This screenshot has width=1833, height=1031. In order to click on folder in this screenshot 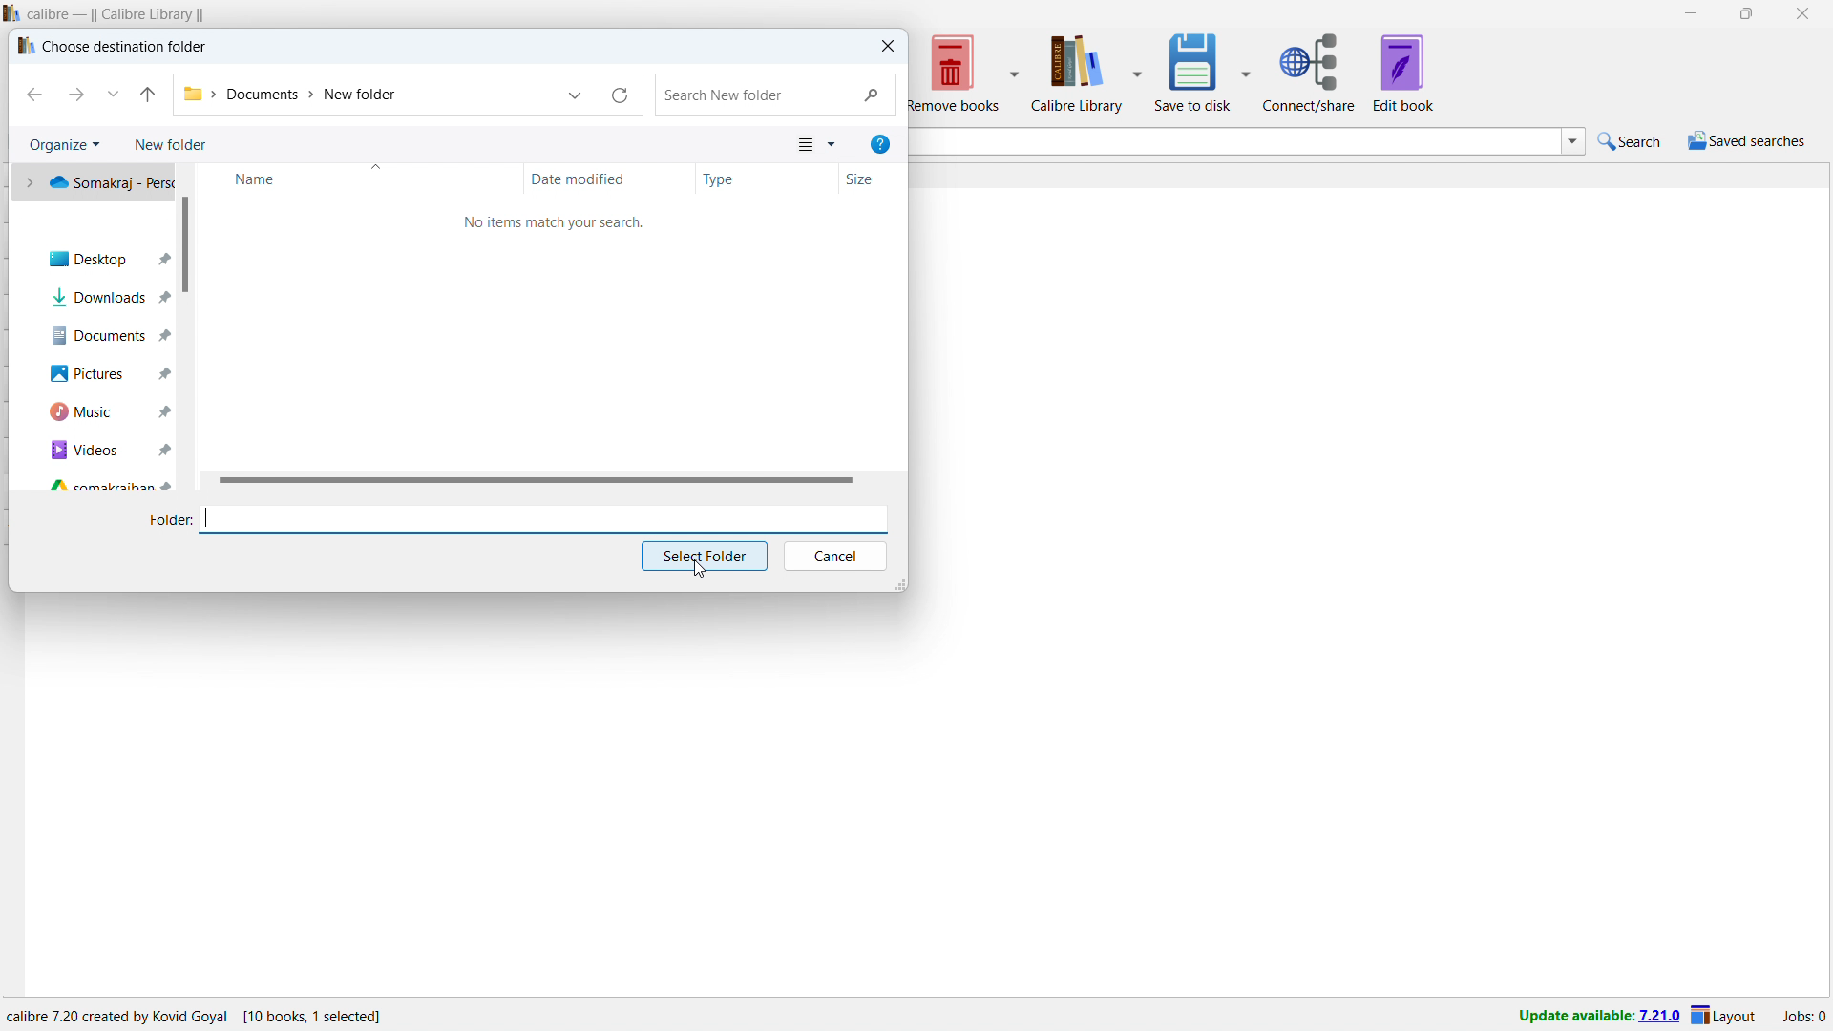, I will do `click(158, 520)`.